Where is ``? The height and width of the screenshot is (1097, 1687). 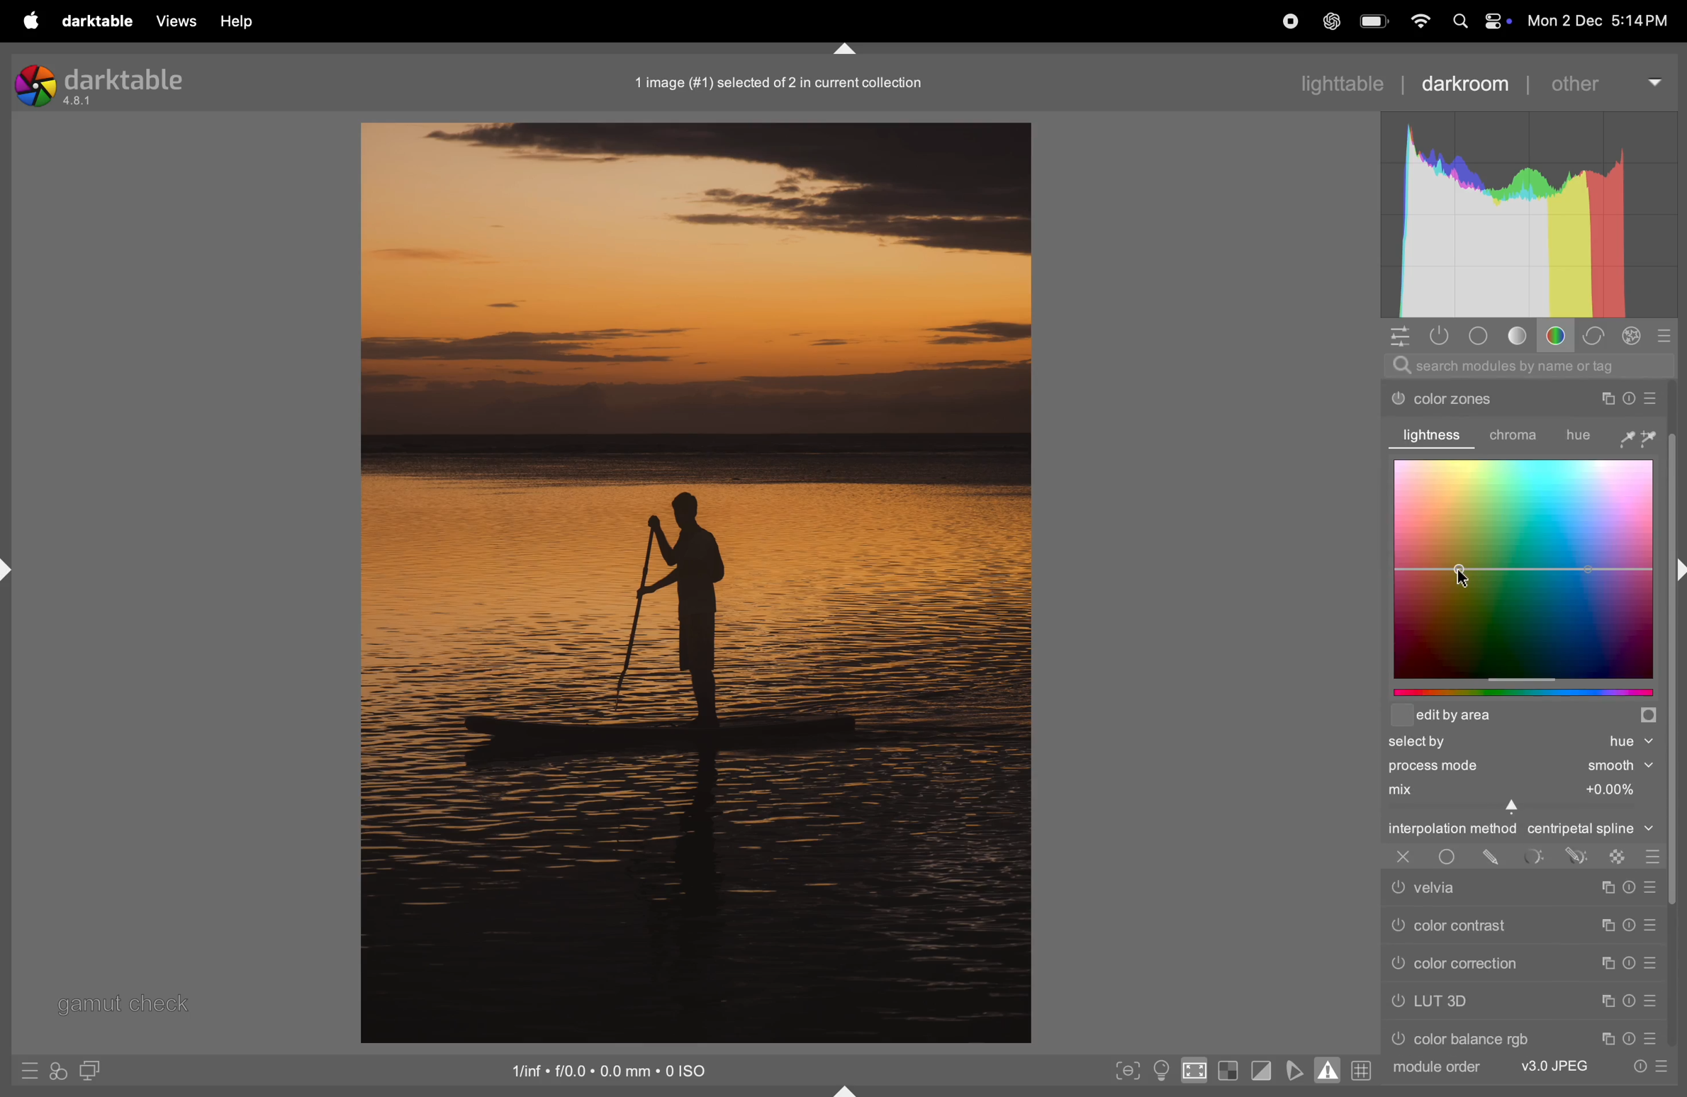
 is located at coordinates (1440, 334).